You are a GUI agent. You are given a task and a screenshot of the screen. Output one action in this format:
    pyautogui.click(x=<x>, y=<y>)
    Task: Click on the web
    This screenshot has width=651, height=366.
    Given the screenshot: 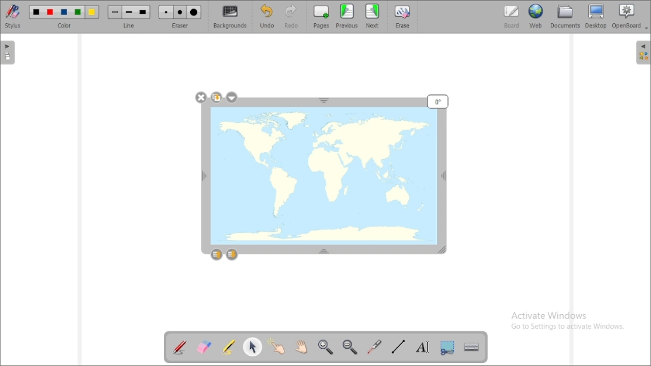 What is the action you would take?
    pyautogui.click(x=536, y=16)
    